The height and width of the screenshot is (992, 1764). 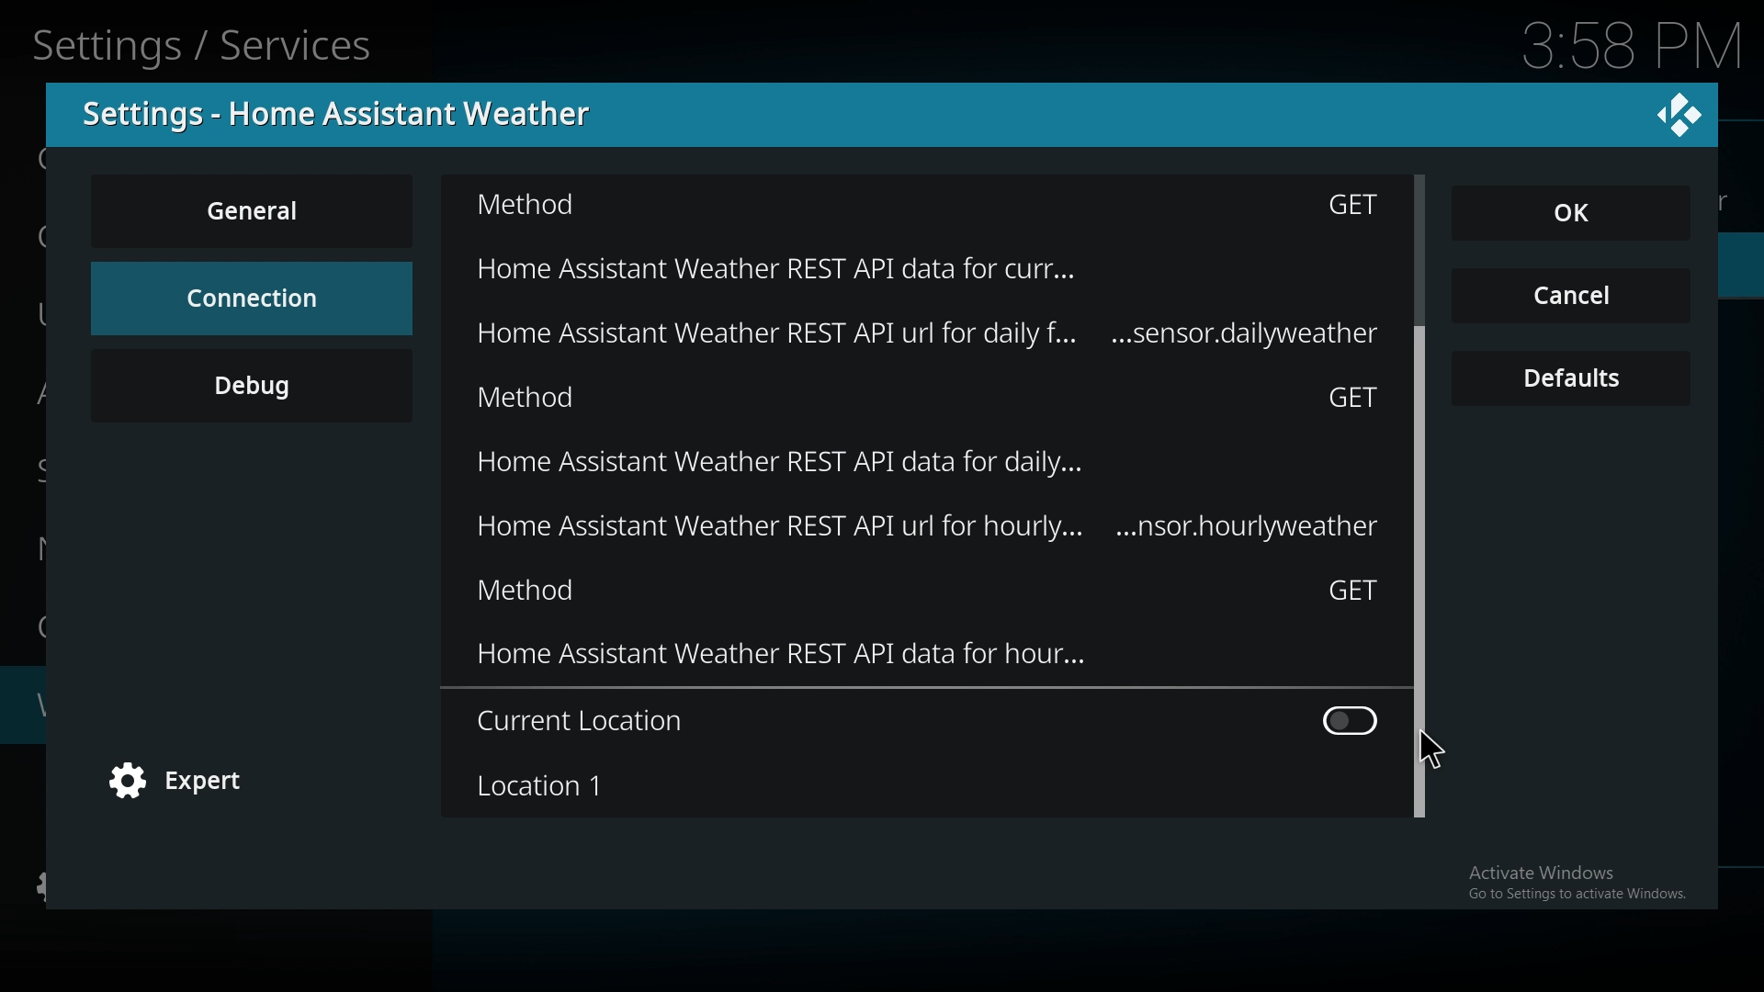 What do you see at coordinates (932, 530) in the screenshot?
I see `home assistant weather rest api url for hourly..` at bounding box center [932, 530].